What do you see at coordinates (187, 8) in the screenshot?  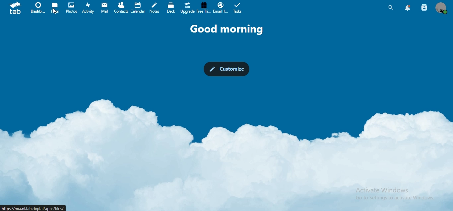 I see `upgrade` at bounding box center [187, 8].